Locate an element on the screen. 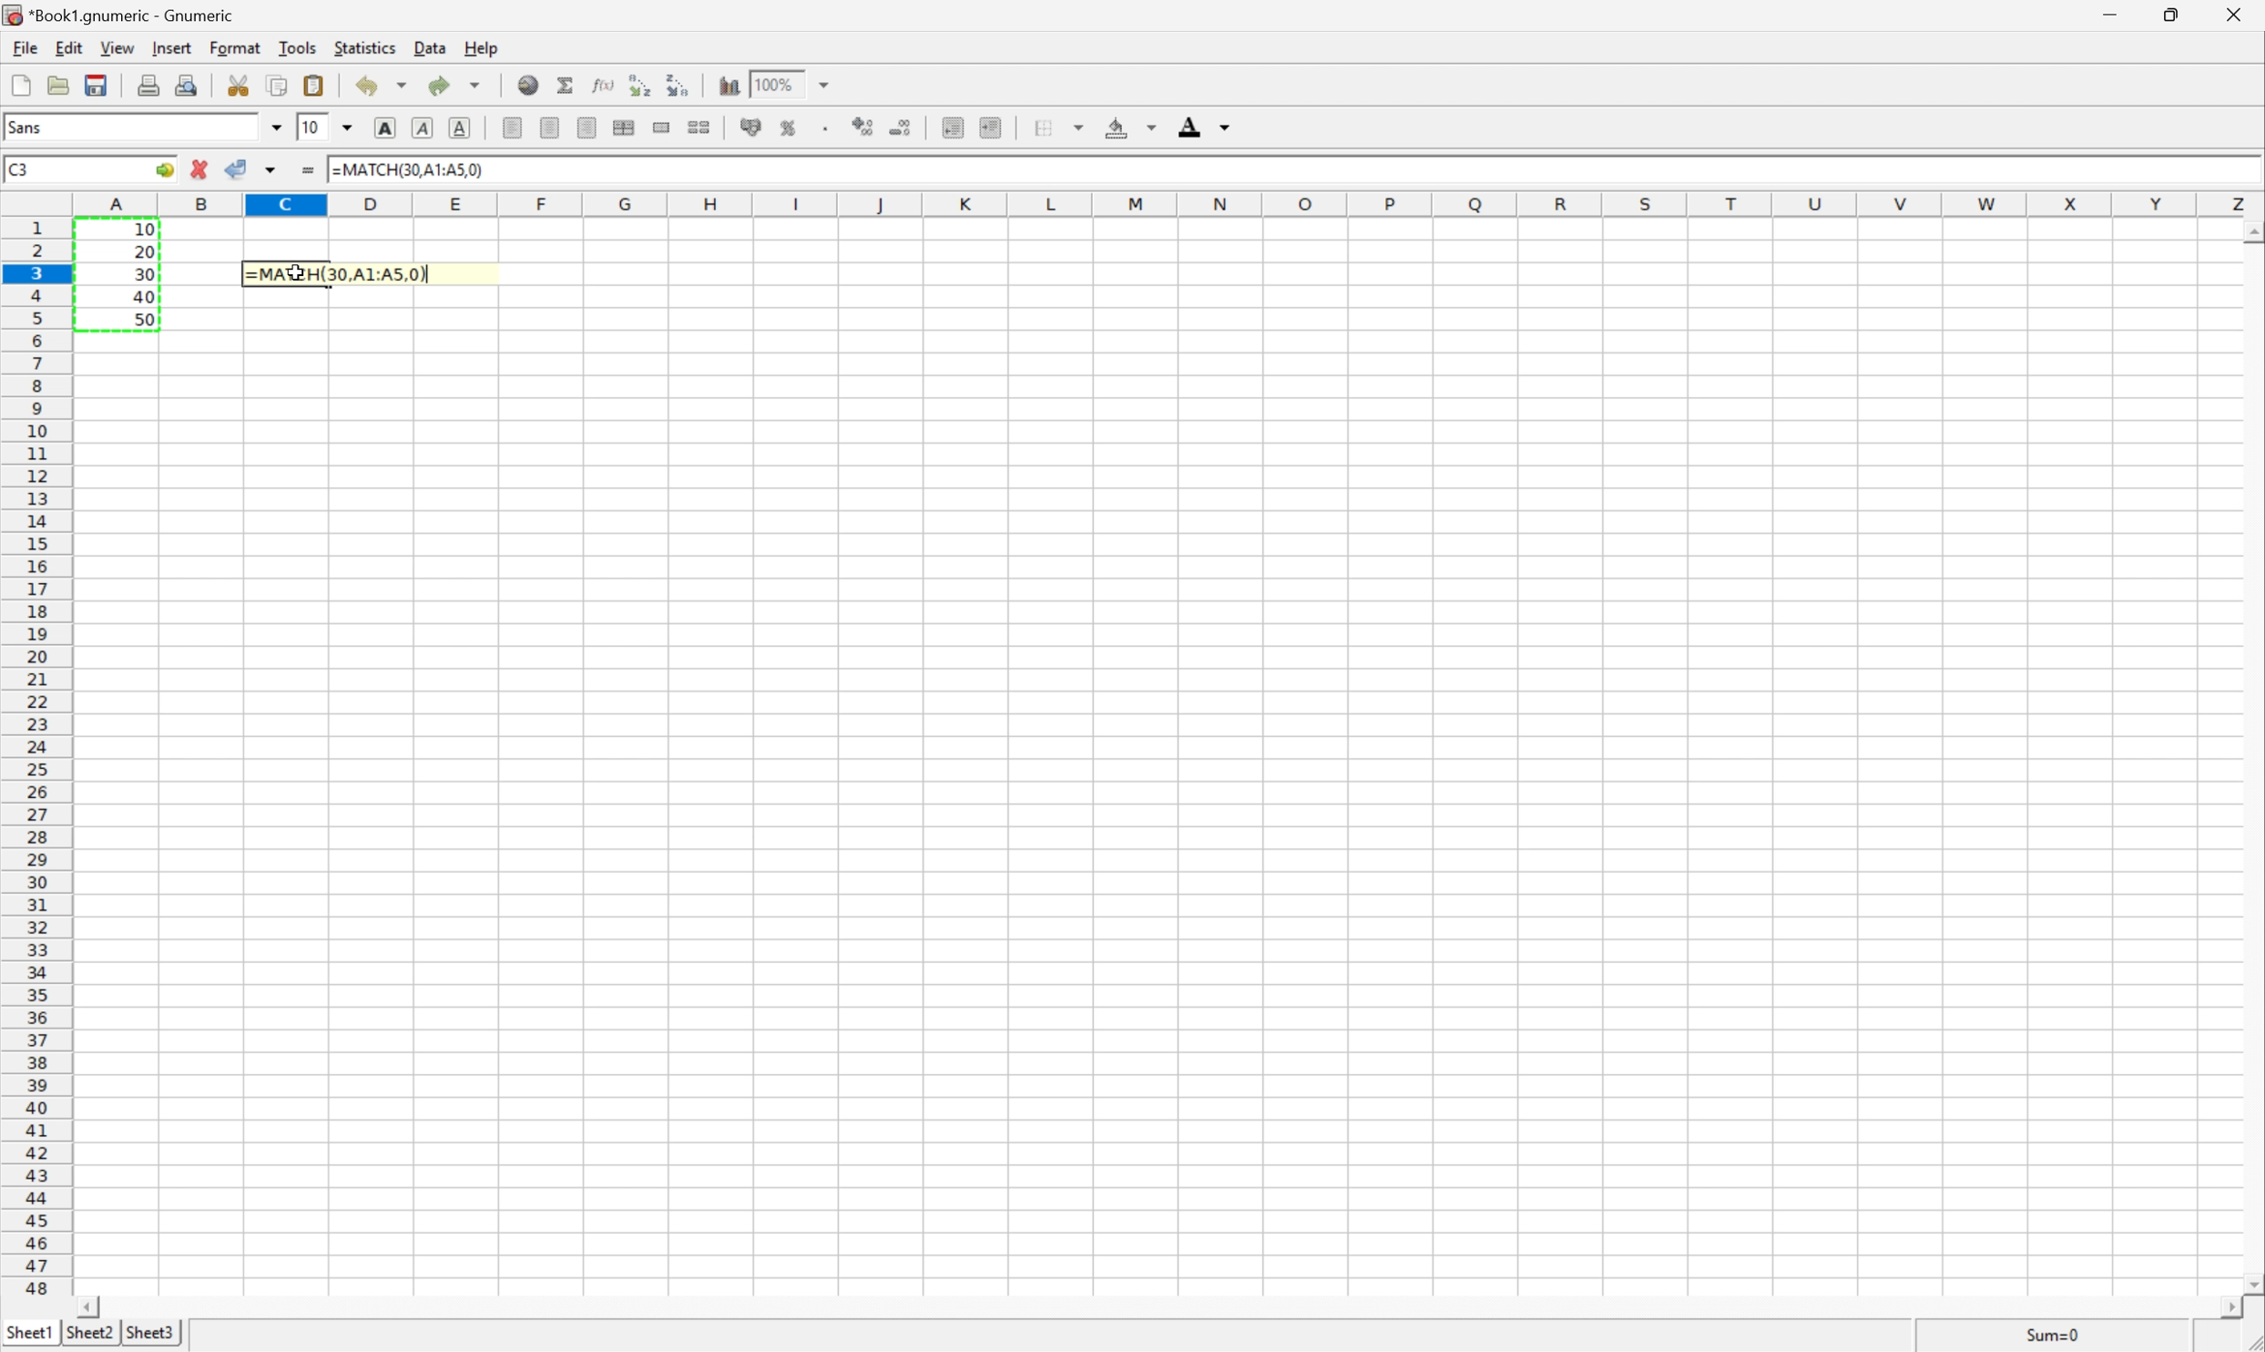 The height and width of the screenshot is (1352, 2265). Restore Down is located at coordinates (2166, 15).